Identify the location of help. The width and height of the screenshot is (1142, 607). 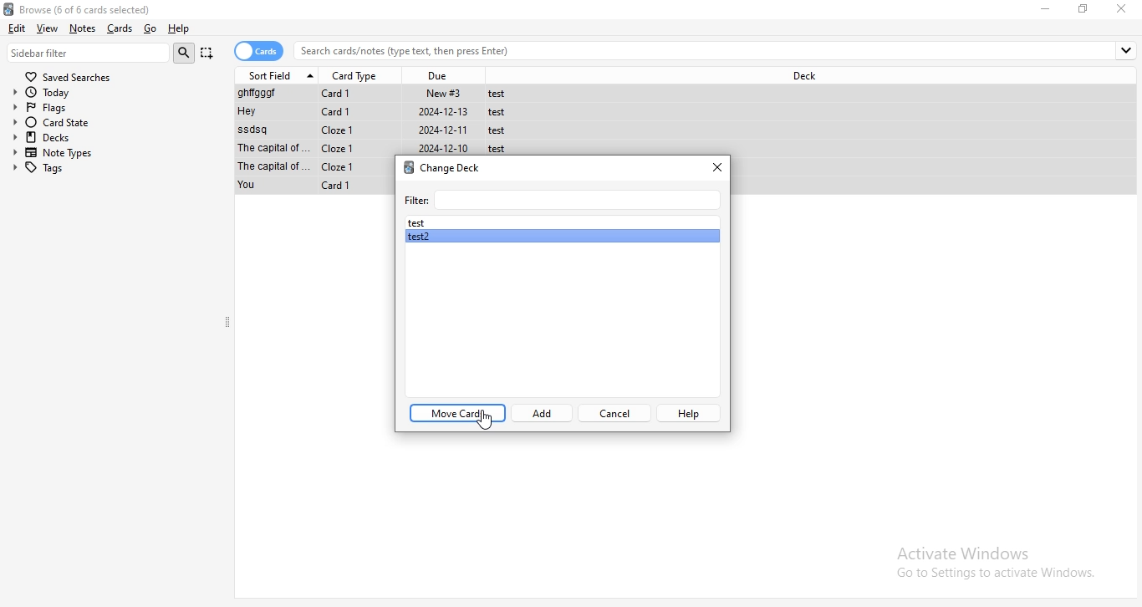
(183, 30).